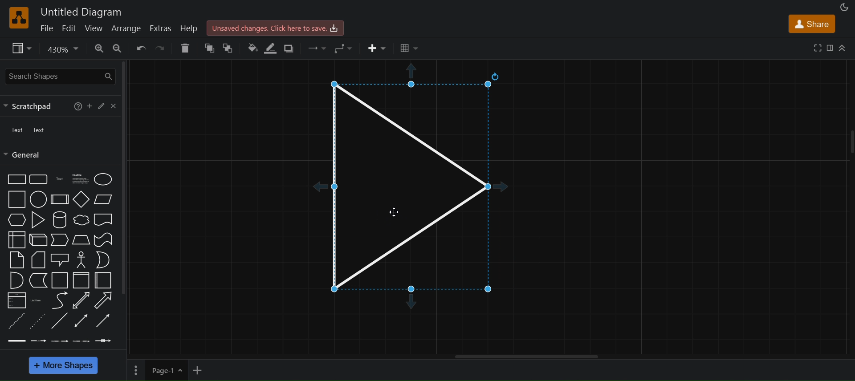 The width and height of the screenshot is (855, 381). I want to click on help, so click(76, 105).